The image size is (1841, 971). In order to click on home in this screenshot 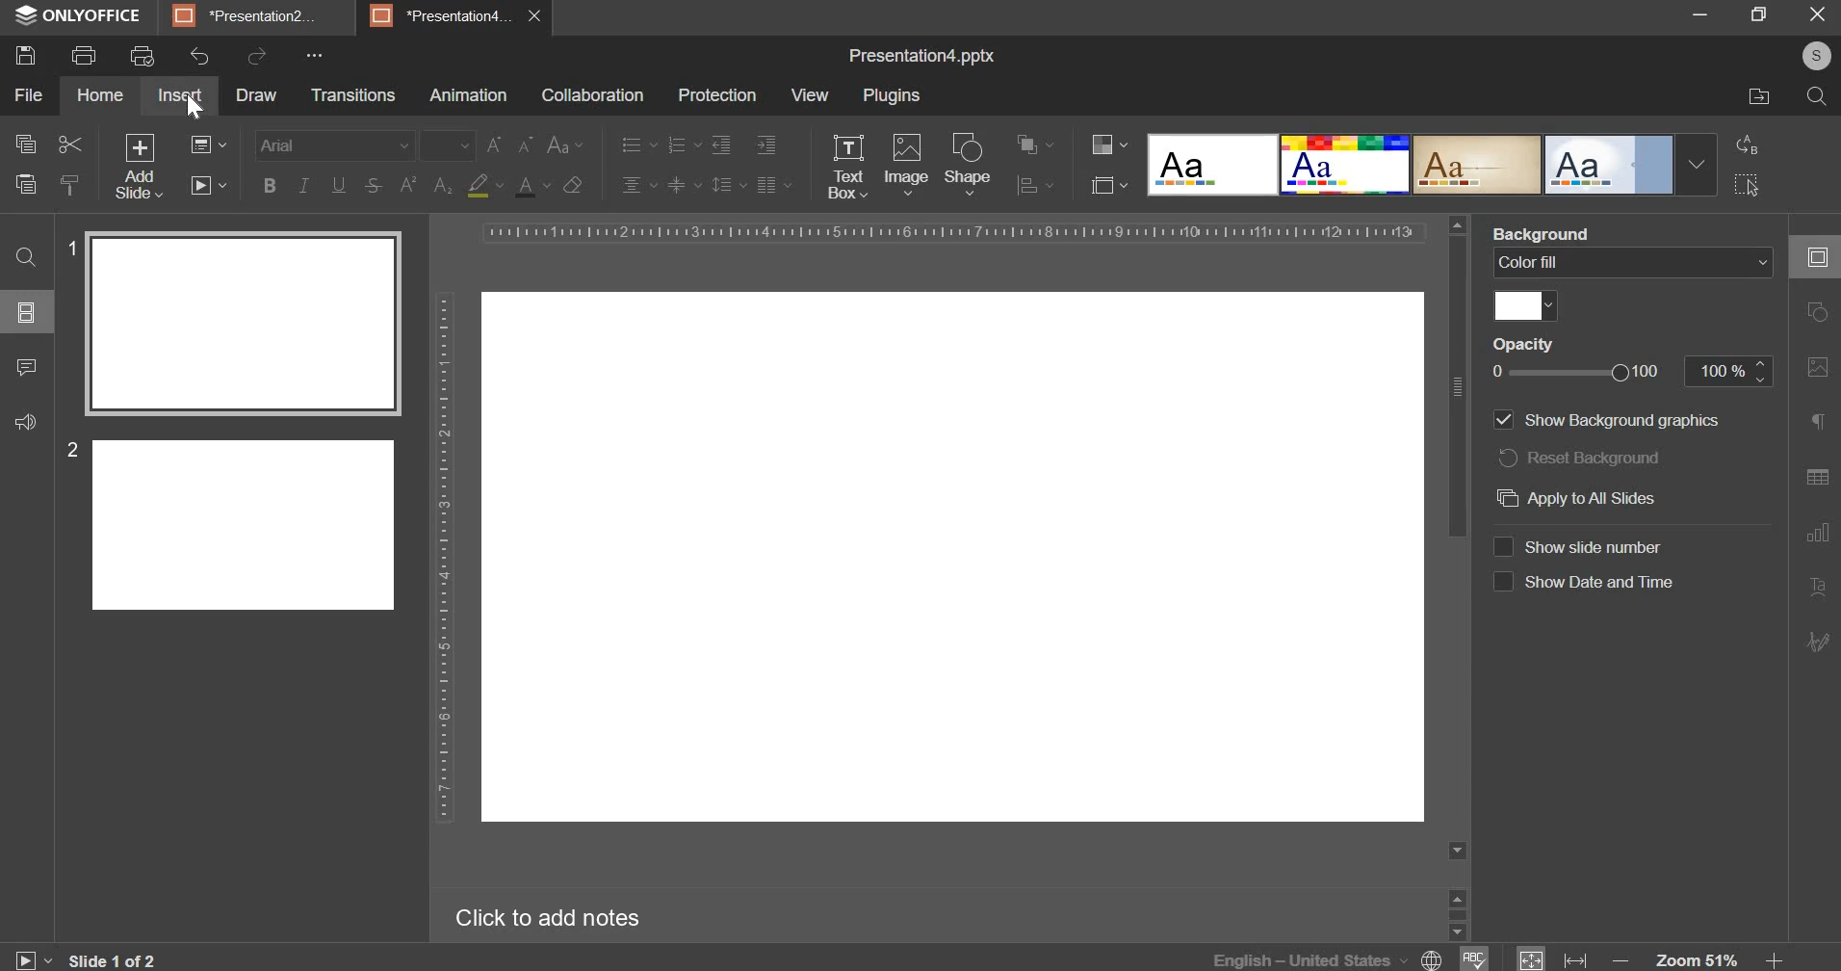, I will do `click(101, 94)`.